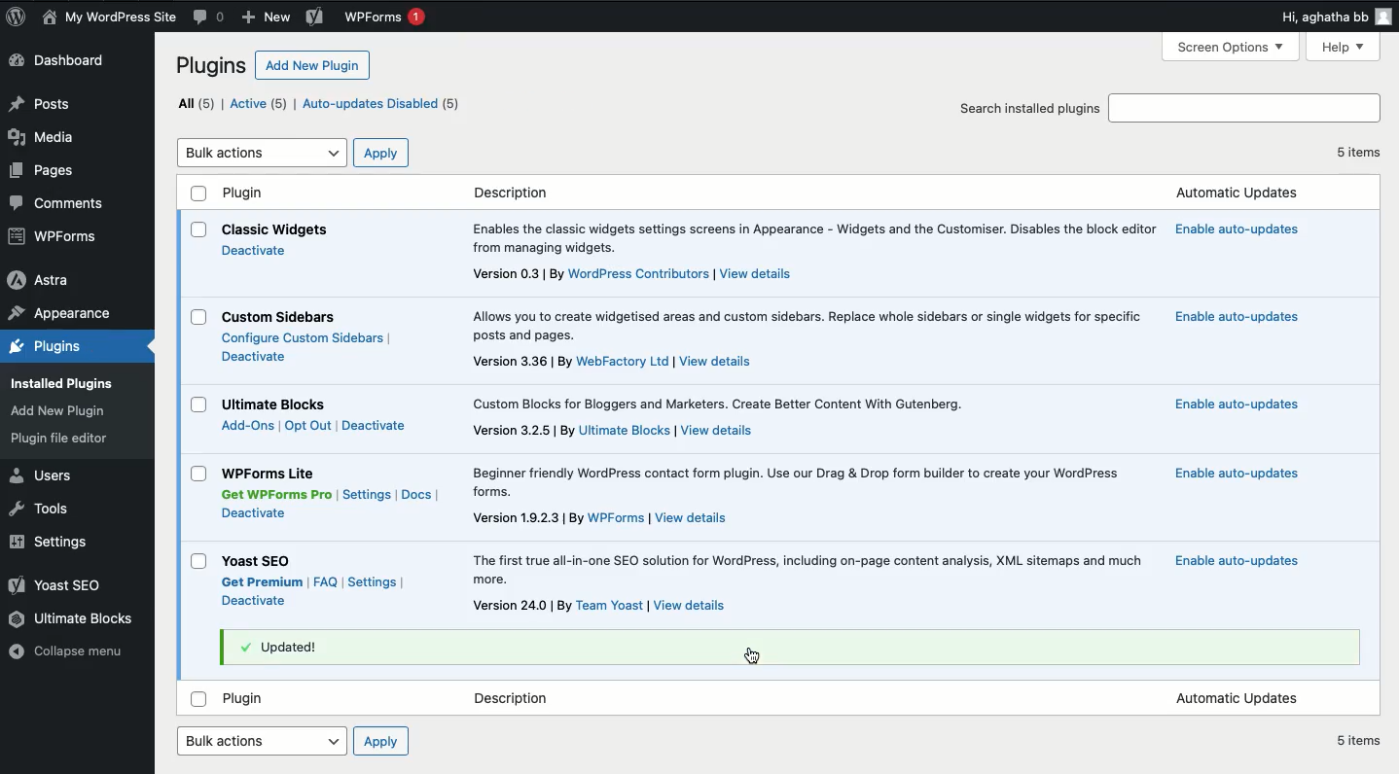 The height and width of the screenshot is (774, 1399). Describe the element at coordinates (416, 496) in the screenshot. I see `Docs` at that location.